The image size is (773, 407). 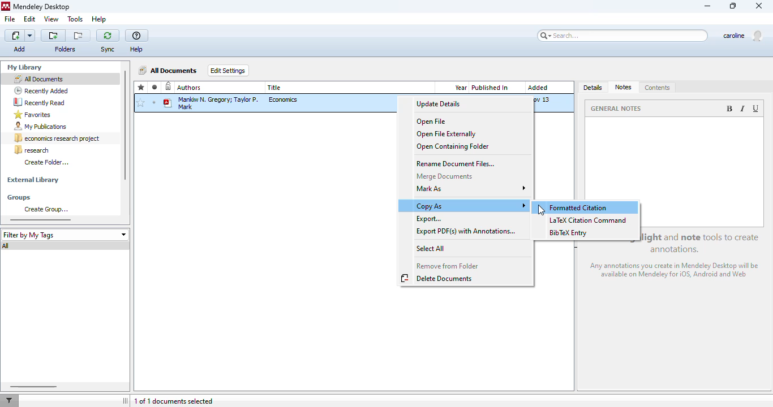 I want to click on LaTex citation command, so click(x=590, y=220).